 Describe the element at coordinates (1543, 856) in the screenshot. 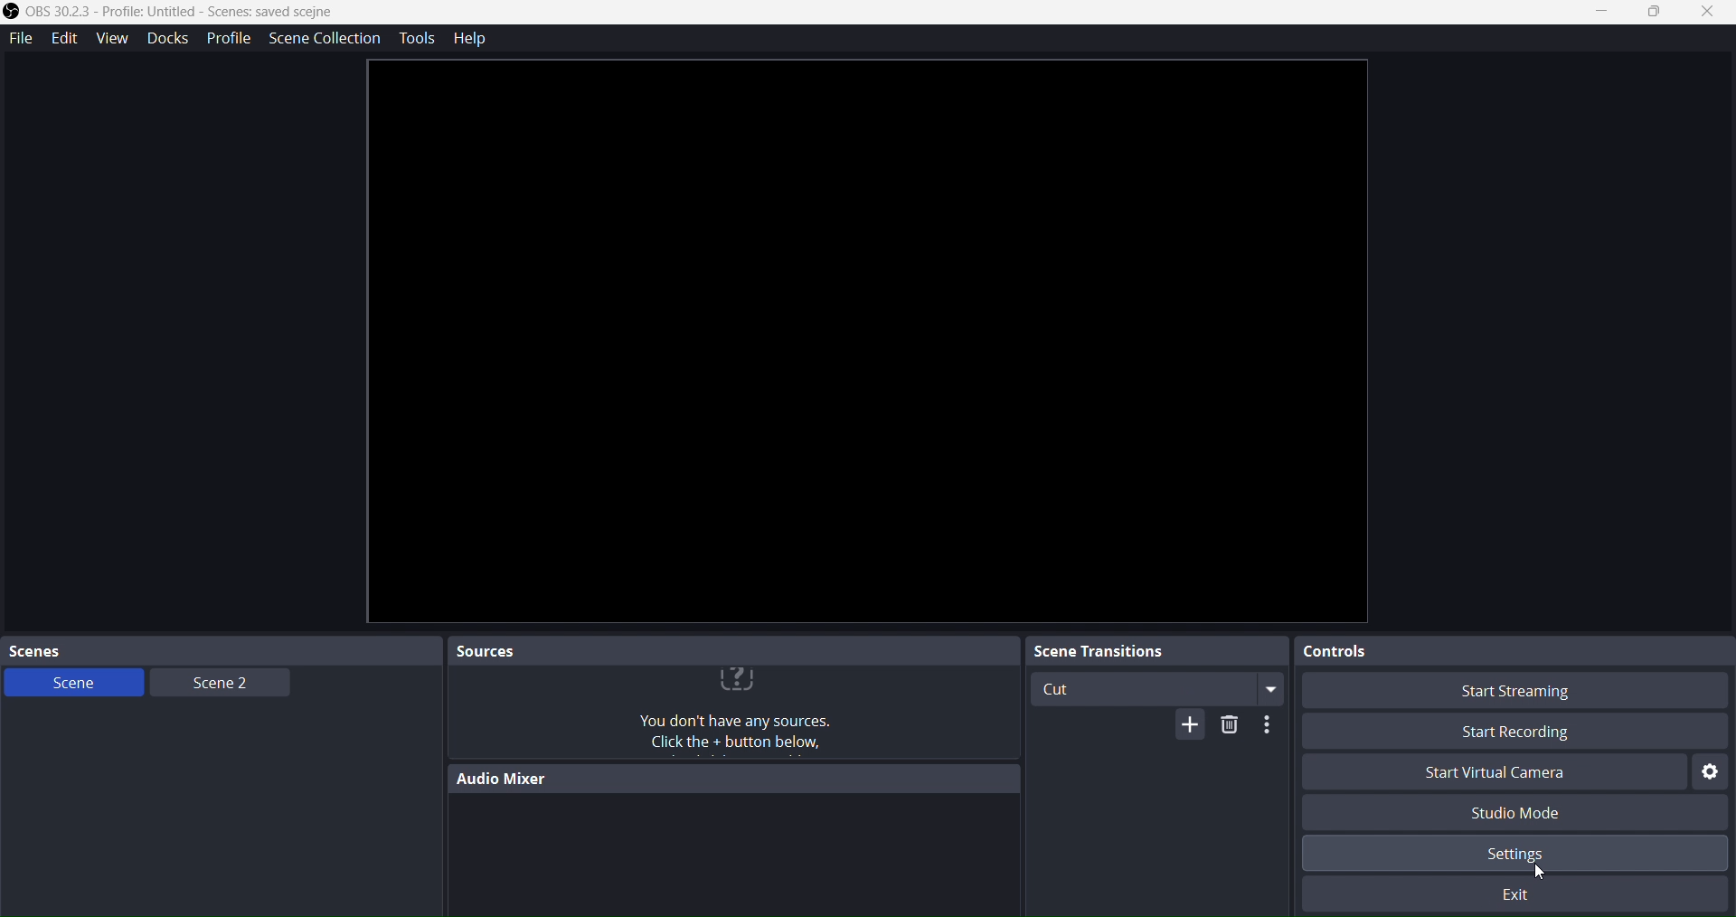

I see `Settings` at that location.